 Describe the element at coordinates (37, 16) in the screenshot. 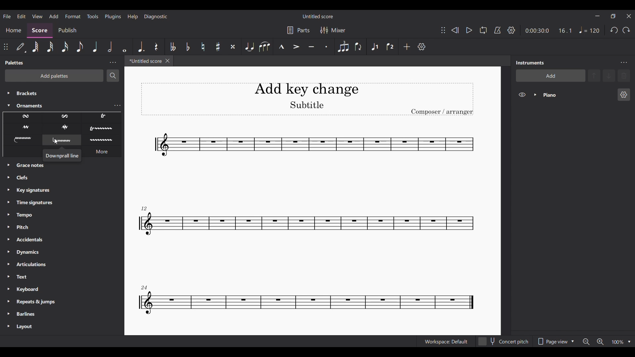

I see `View menu` at that location.